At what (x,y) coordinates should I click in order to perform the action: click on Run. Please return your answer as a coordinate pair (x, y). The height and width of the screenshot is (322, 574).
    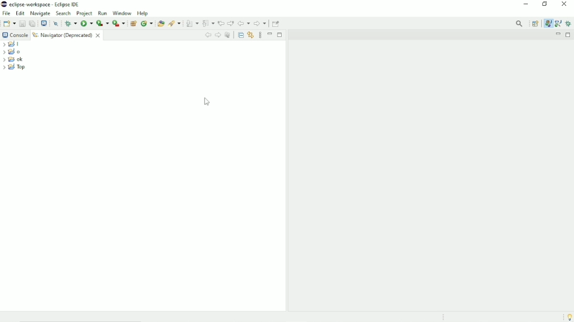
    Looking at the image, I should click on (86, 23).